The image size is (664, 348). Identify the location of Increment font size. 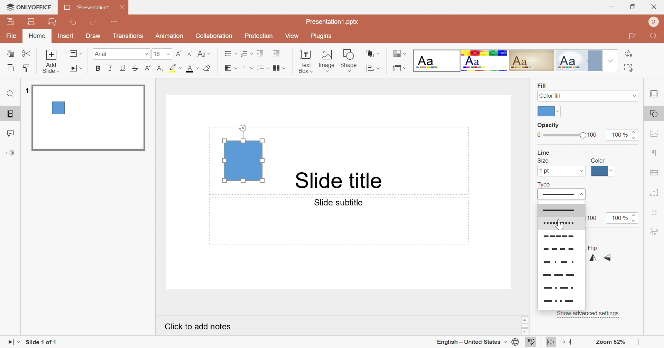
(177, 55).